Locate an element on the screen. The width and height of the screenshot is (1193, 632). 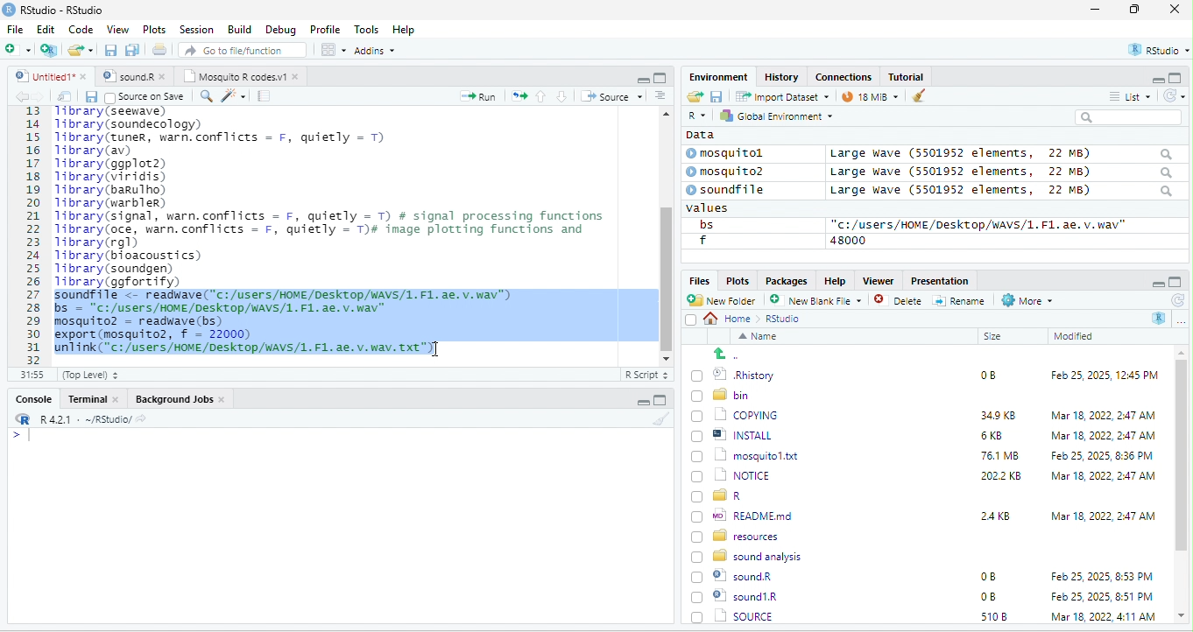
Console is located at coordinates (32, 397).